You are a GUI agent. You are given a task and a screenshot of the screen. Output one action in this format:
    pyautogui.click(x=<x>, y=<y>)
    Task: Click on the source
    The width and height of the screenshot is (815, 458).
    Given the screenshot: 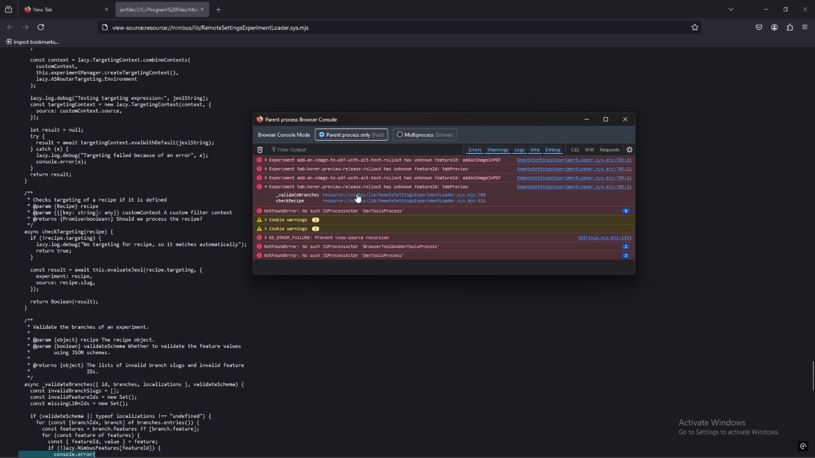 What is the action you would take?
    pyautogui.click(x=570, y=186)
    